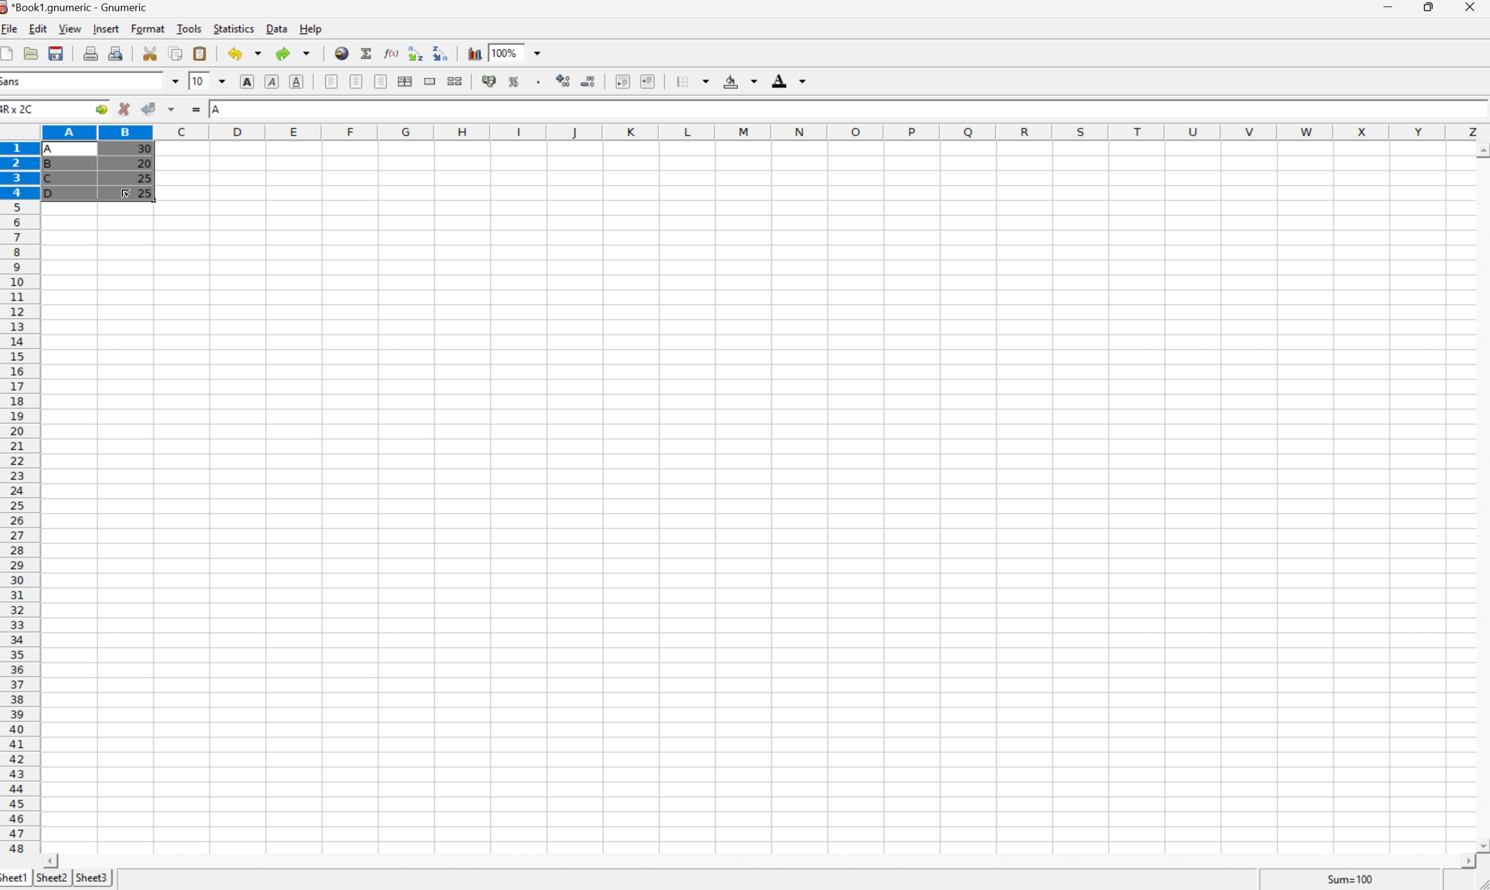  What do you see at coordinates (124, 108) in the screenshot?
I see `Cancel changes` at bounding box center [124, 108].